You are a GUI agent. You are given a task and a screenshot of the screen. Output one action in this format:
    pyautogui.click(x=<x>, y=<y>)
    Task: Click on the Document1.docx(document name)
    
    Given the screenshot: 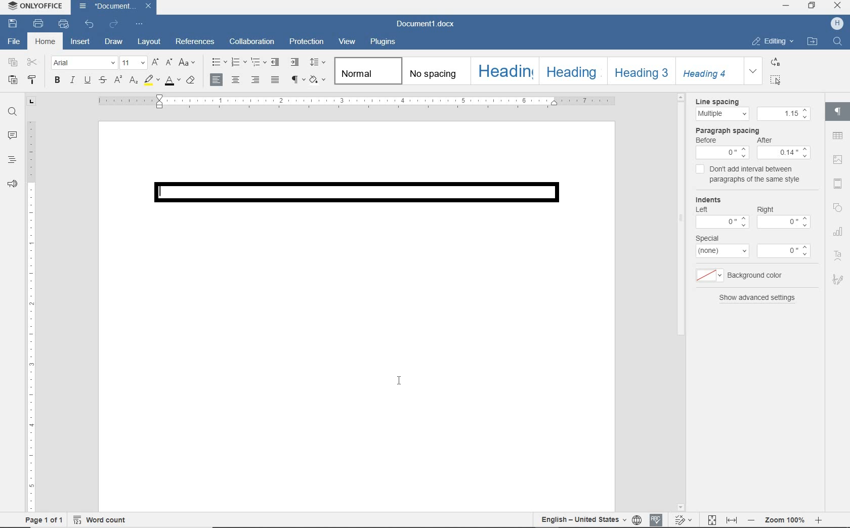 What is the action you would take?
    pyautogui.click(x=430, y=24)
    